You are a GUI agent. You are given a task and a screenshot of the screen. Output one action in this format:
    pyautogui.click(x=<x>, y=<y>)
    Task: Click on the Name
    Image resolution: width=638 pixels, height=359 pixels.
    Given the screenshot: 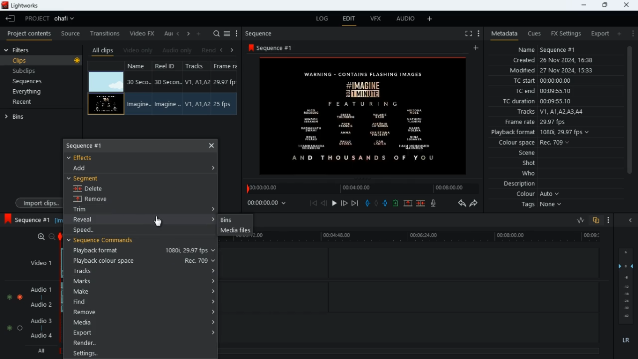 What is the action you would take?
    pyautogui.click(x=138, y=105)
    